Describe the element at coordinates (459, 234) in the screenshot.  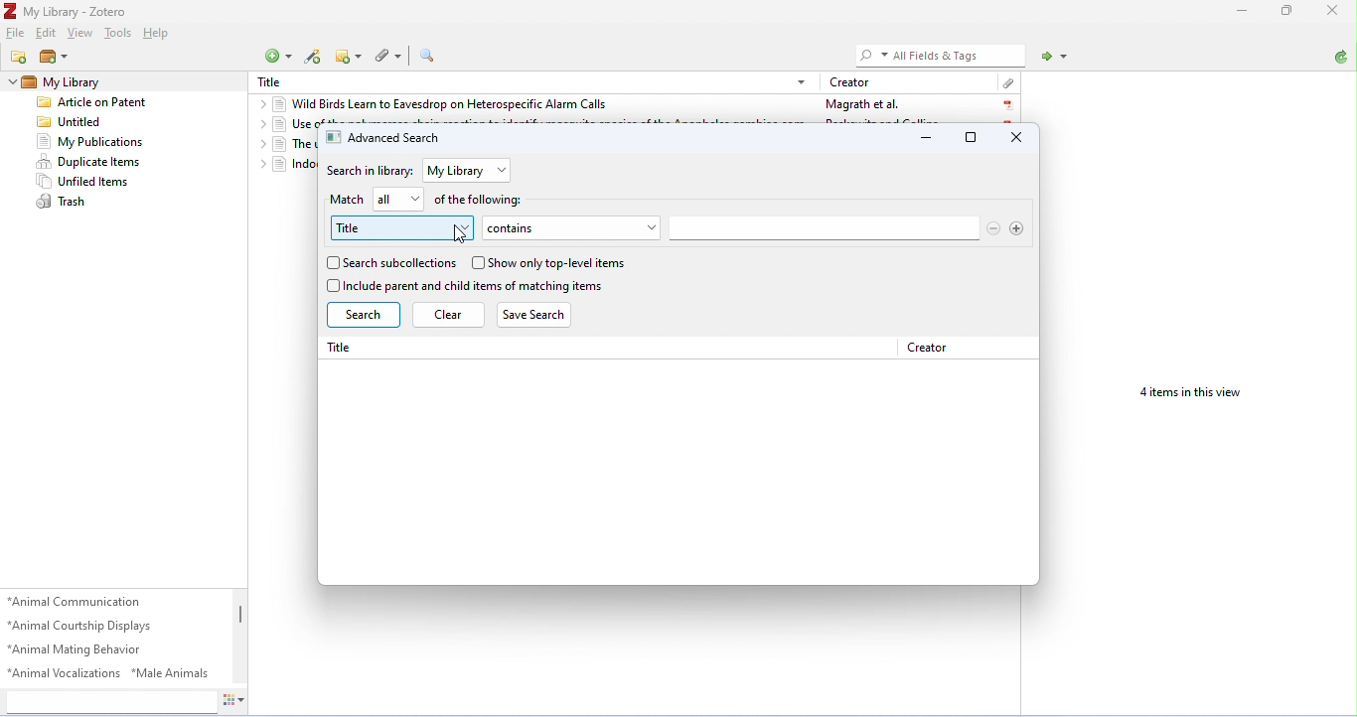
I see `cursor` at that location.